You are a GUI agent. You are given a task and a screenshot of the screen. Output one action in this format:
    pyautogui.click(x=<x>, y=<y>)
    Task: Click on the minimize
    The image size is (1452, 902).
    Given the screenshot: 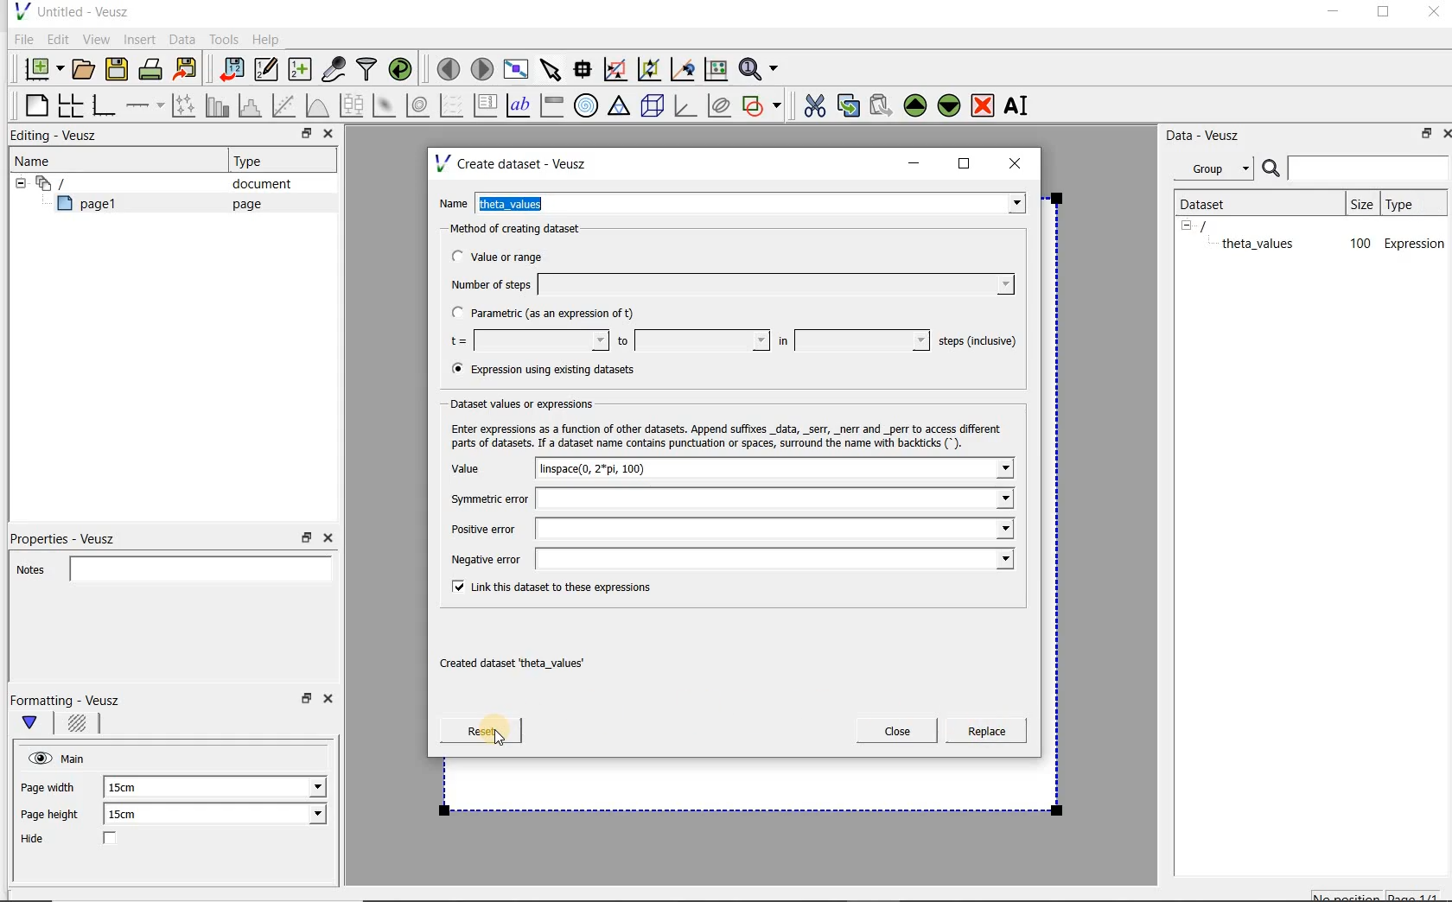 What is the action you would take?
    pyautogui.click(x=914, y=163)
    